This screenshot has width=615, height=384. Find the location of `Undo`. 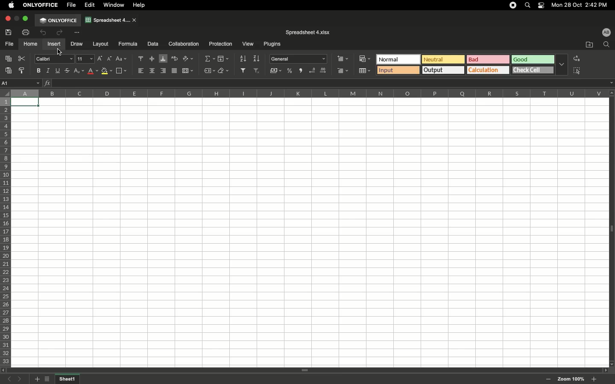

Undo is located at coordinates (44, 33).